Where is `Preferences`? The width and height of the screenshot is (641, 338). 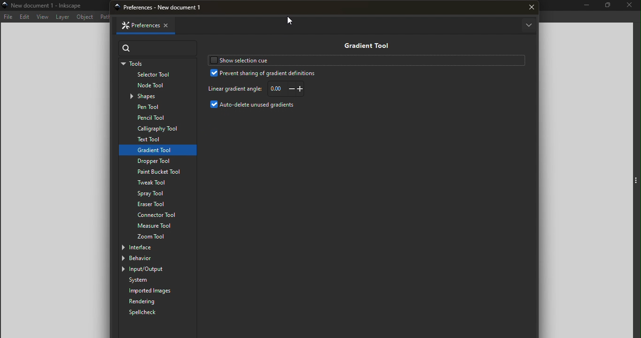 Preferences is located at coordinates (137, 25).